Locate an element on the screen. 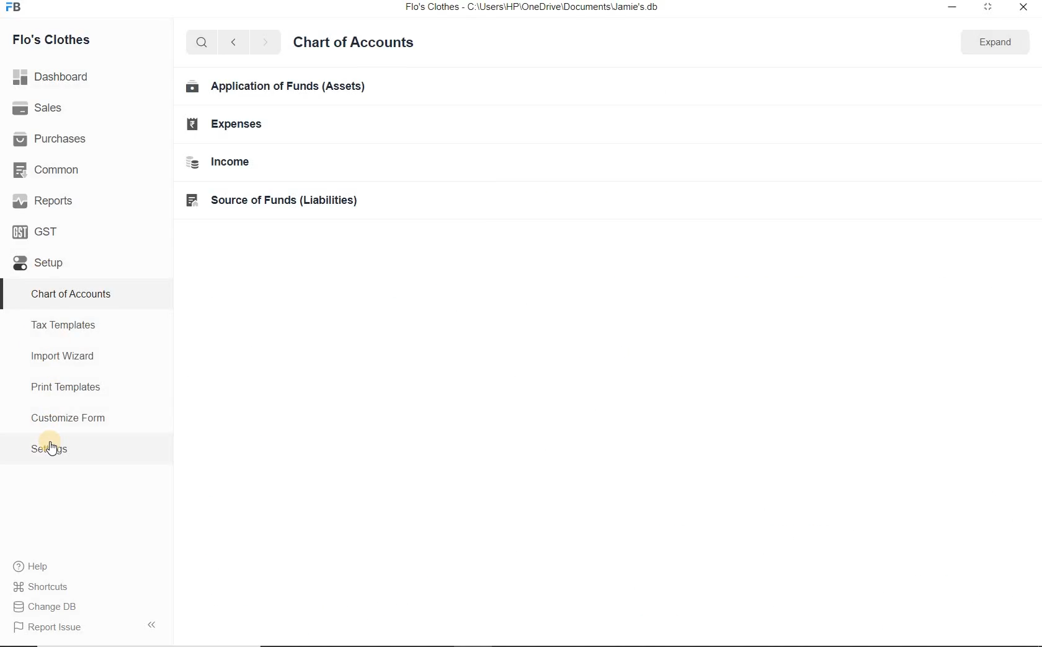 This screenshot has height=647, width=1042. Search is located at coordinates (202, 42).